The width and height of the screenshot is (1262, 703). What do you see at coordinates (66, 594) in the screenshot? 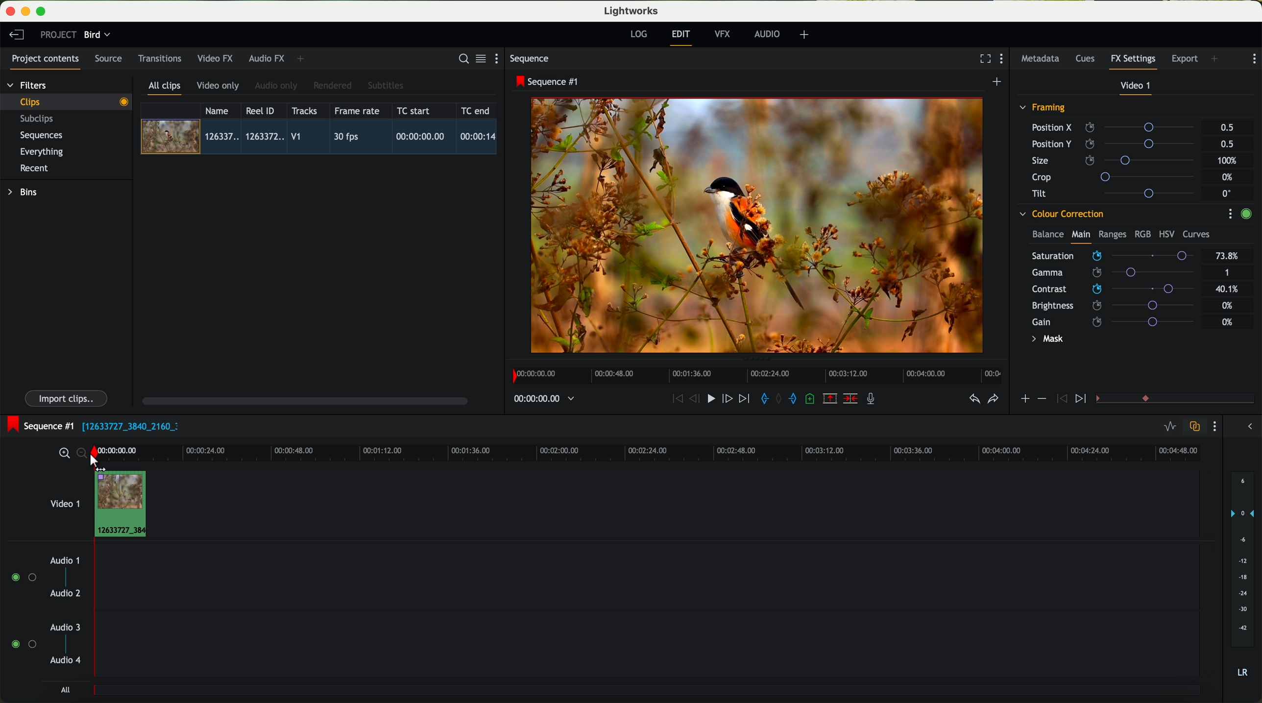
I see `audio 2` at bounding box center [66, 594].